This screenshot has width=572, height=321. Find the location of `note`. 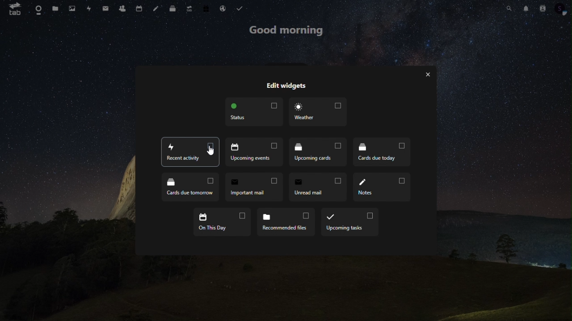

note is located at coordinates (156, 8).